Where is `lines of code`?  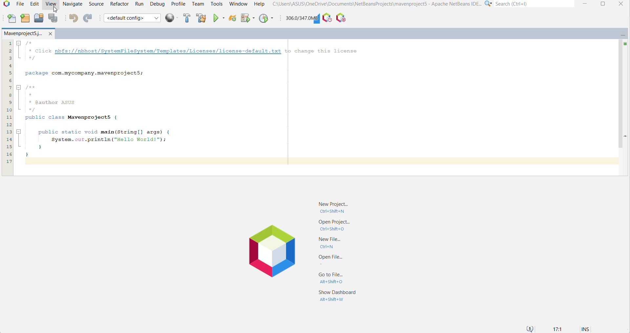
lines of code is located at coordinates (7, 105).